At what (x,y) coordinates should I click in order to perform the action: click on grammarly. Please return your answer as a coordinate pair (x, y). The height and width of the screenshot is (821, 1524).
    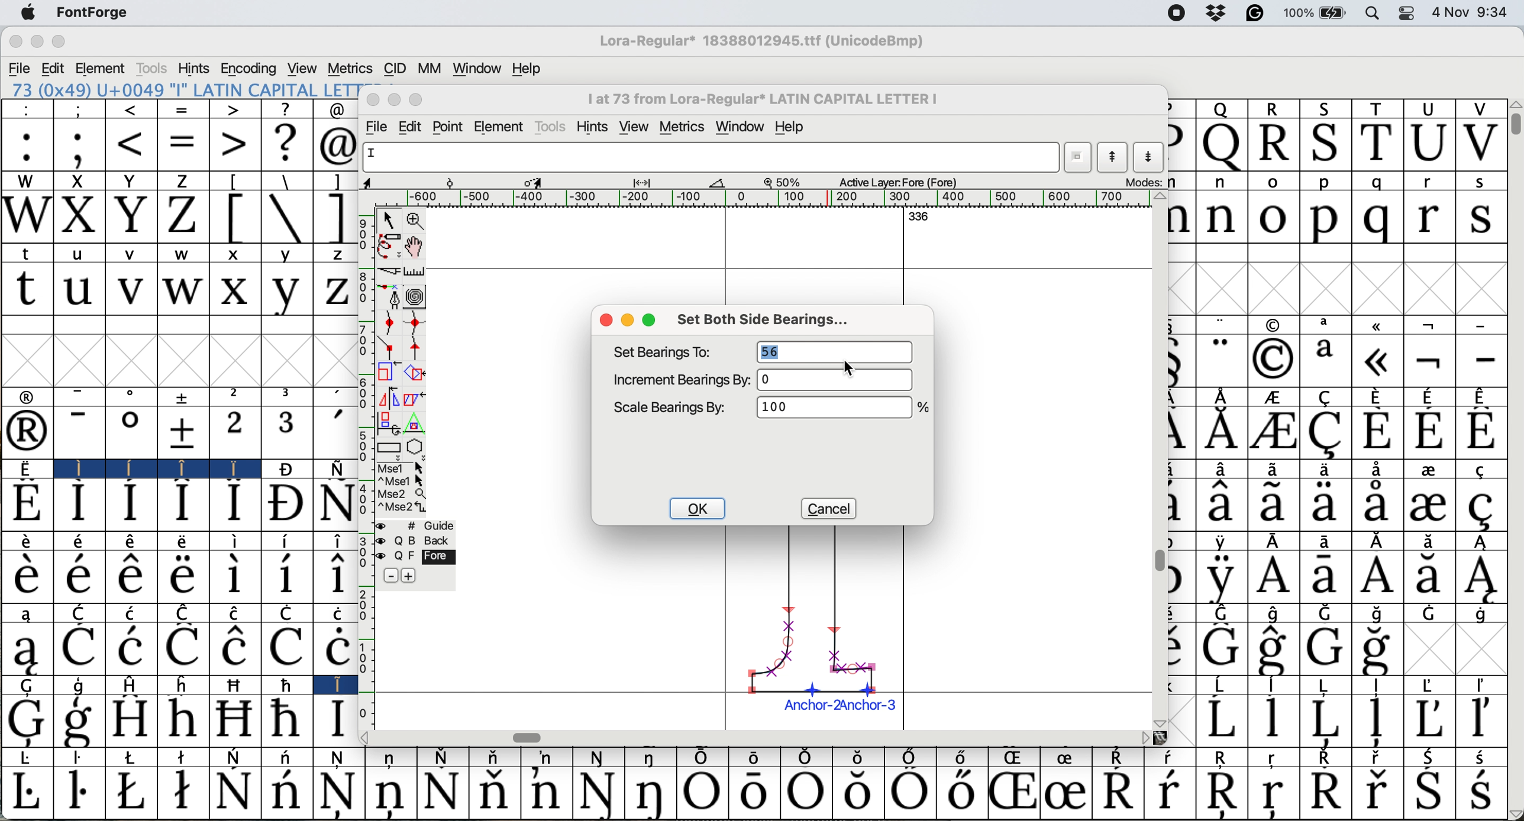
    Looking at the image, I should click on (1260, 14).